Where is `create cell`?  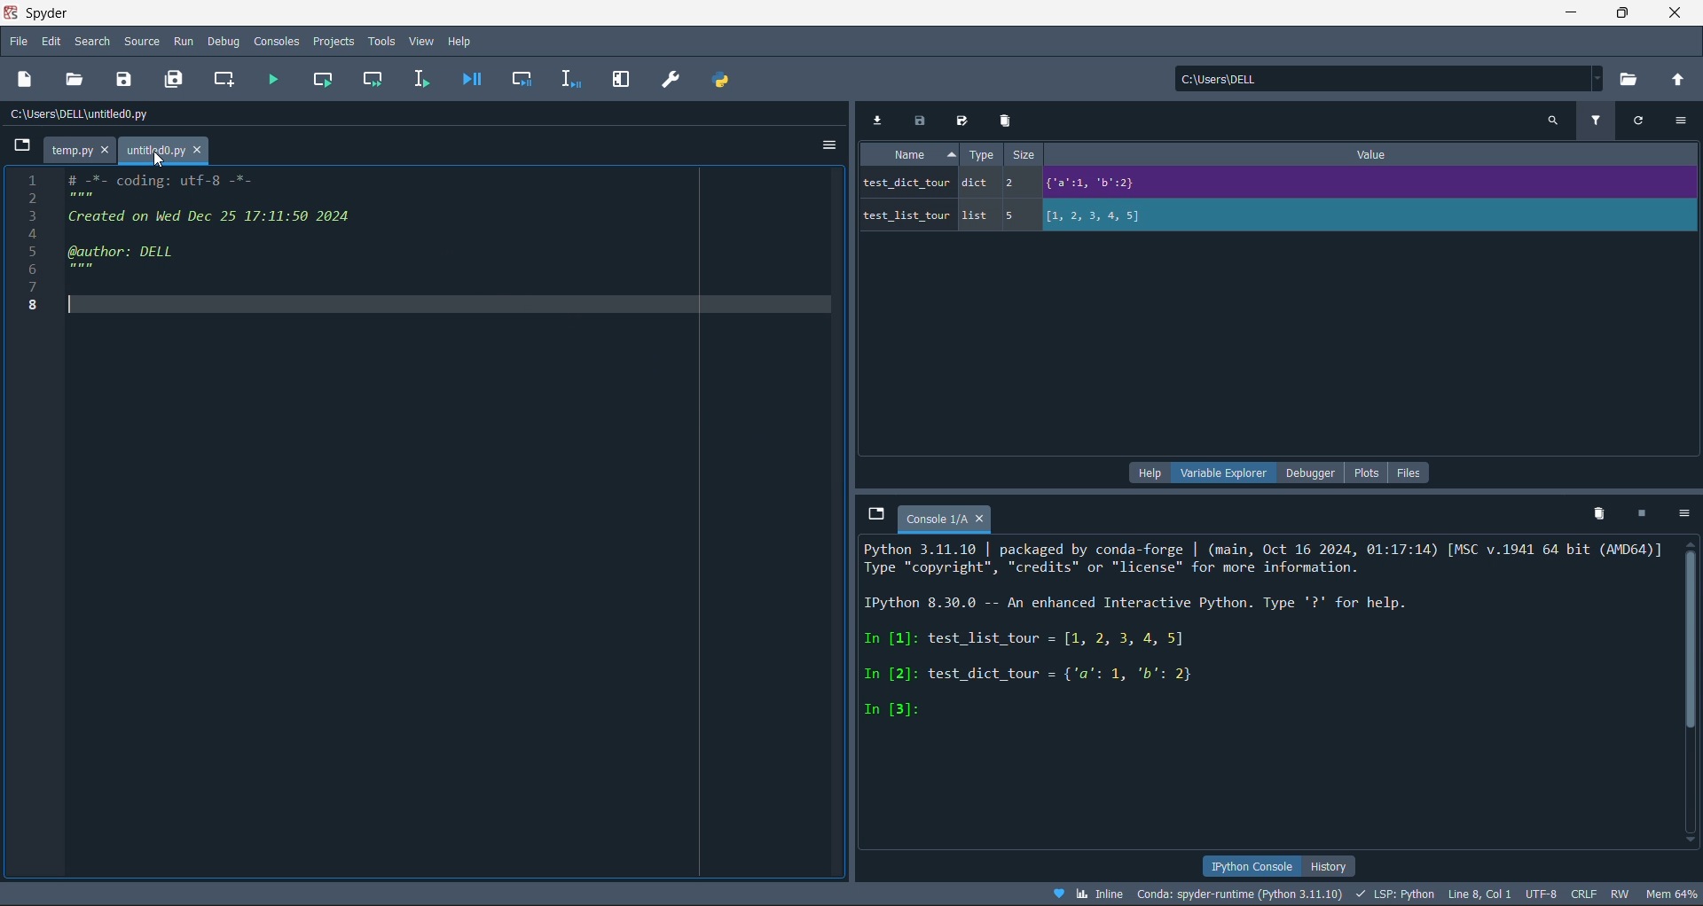 create cell is located at coordinates (227, 80).